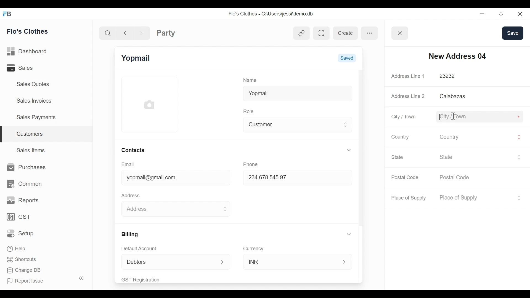  I want to click on Address Line 1, so click(409, 76).